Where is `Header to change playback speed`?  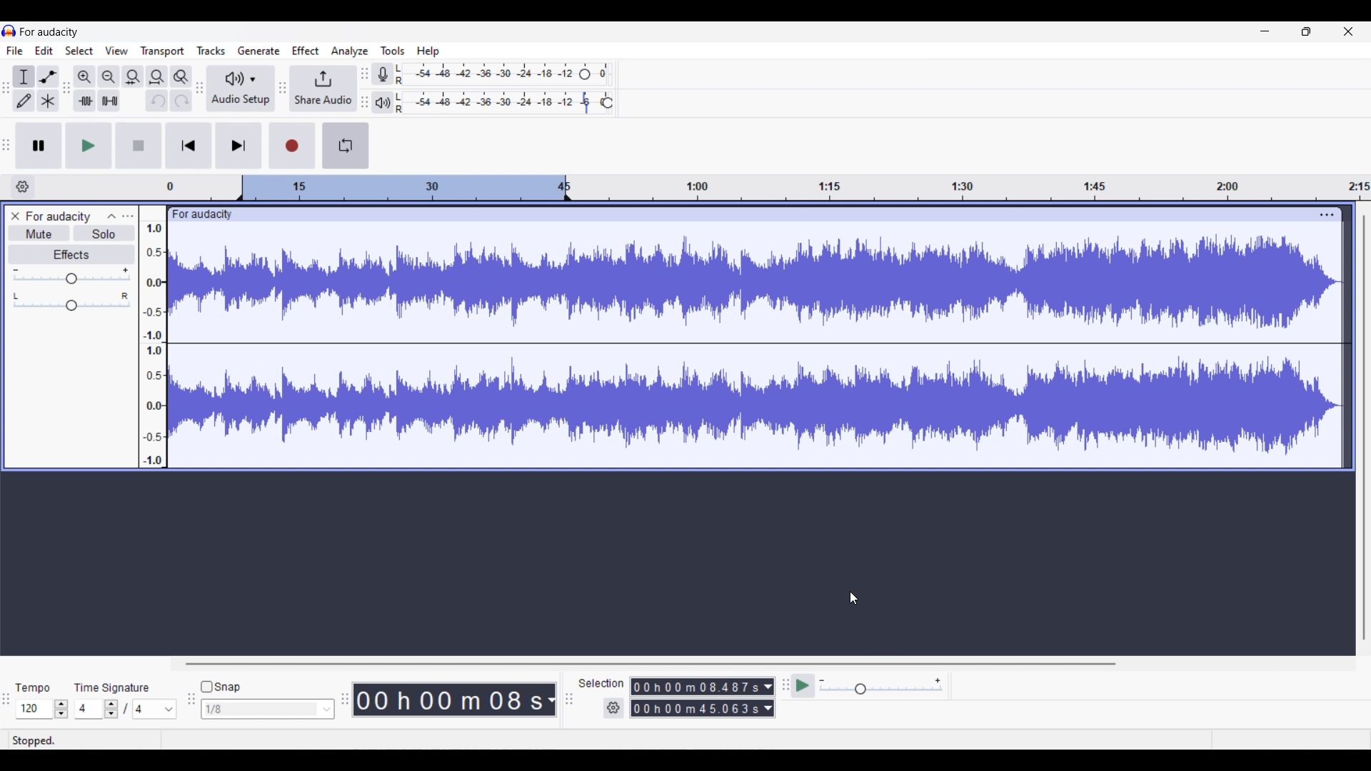 Header to change playback speed is located at coordinates (607, 103).